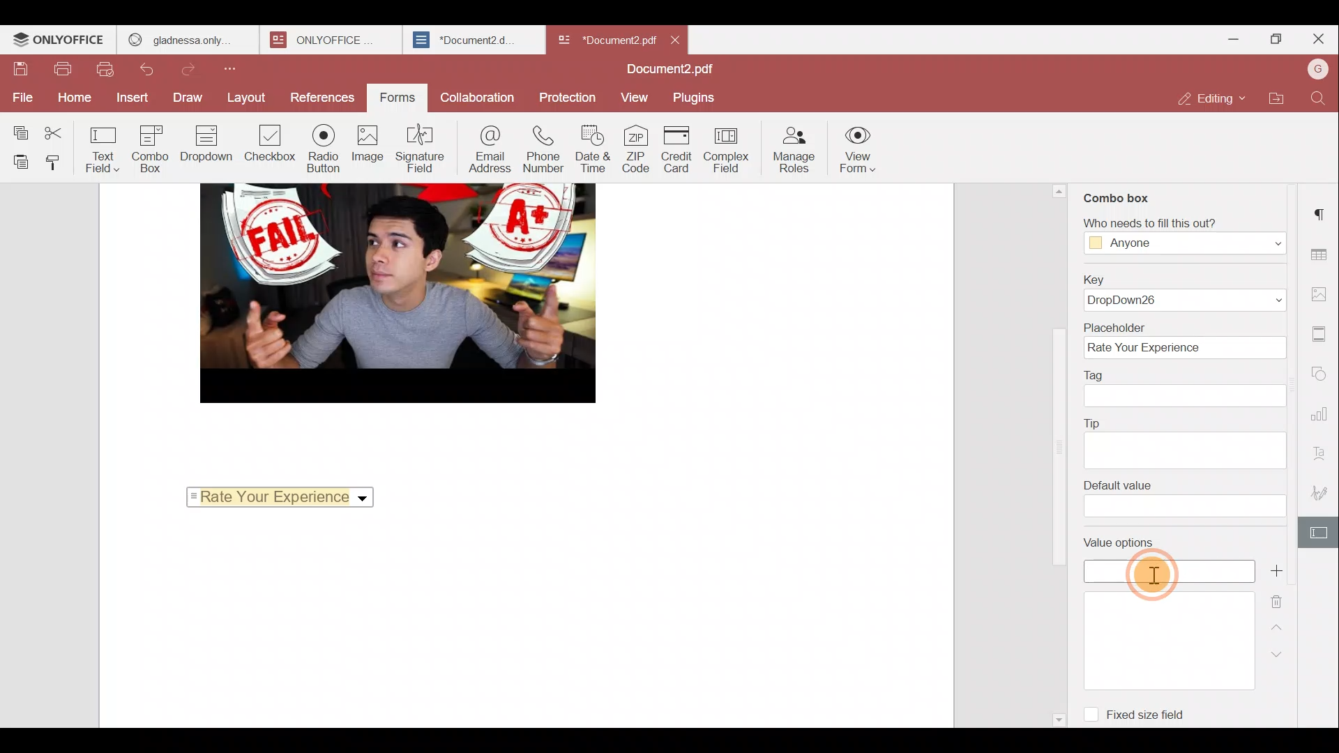 Image resolution: width=1339 pixels, height=753 pixels. Describe the element at coordinates (368, 146) in the screenshot. I see `Image` at that location.